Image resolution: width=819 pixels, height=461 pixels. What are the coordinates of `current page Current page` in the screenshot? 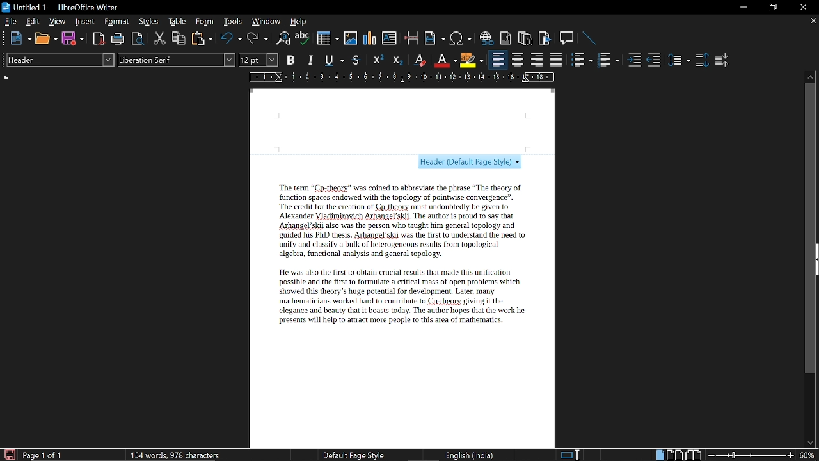 It's located at (42, 455).